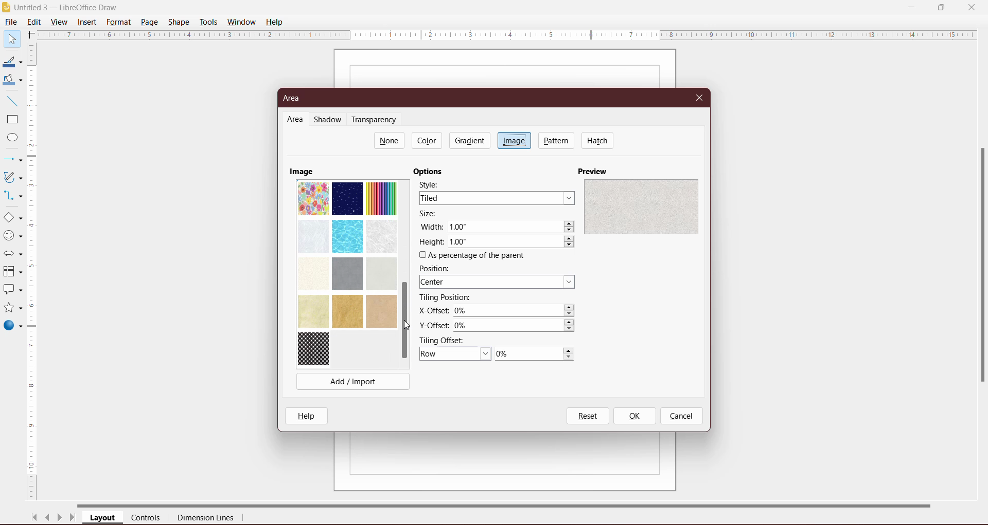  I want to click on Restore Down, so click(941, 7).